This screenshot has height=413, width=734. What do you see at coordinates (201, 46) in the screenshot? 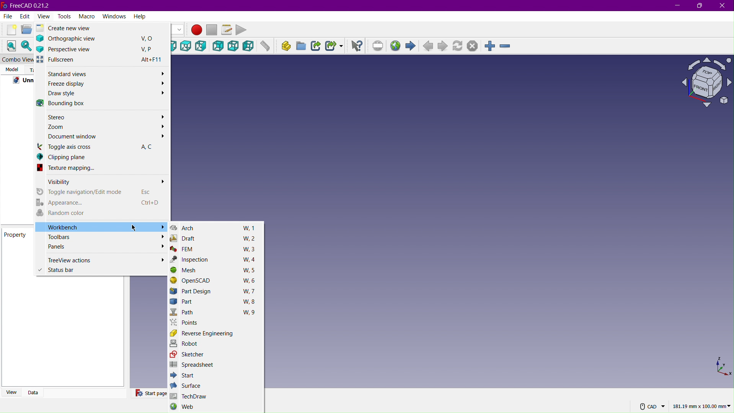
I see `Right` at bounding box center [201, 46].